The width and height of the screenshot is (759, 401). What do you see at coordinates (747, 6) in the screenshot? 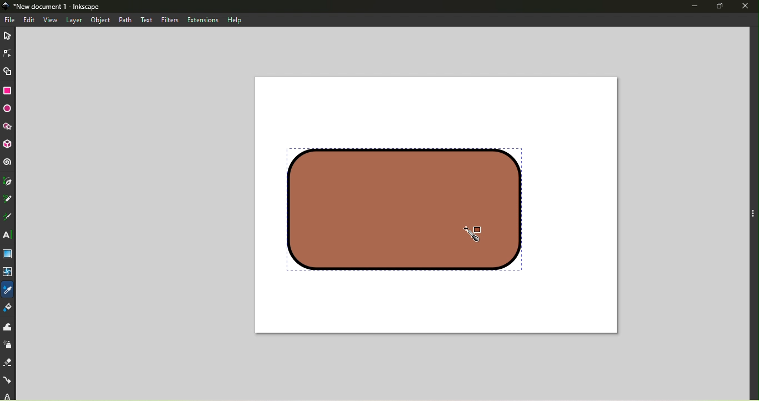
I see `Close` at bounding box center [747, 6].